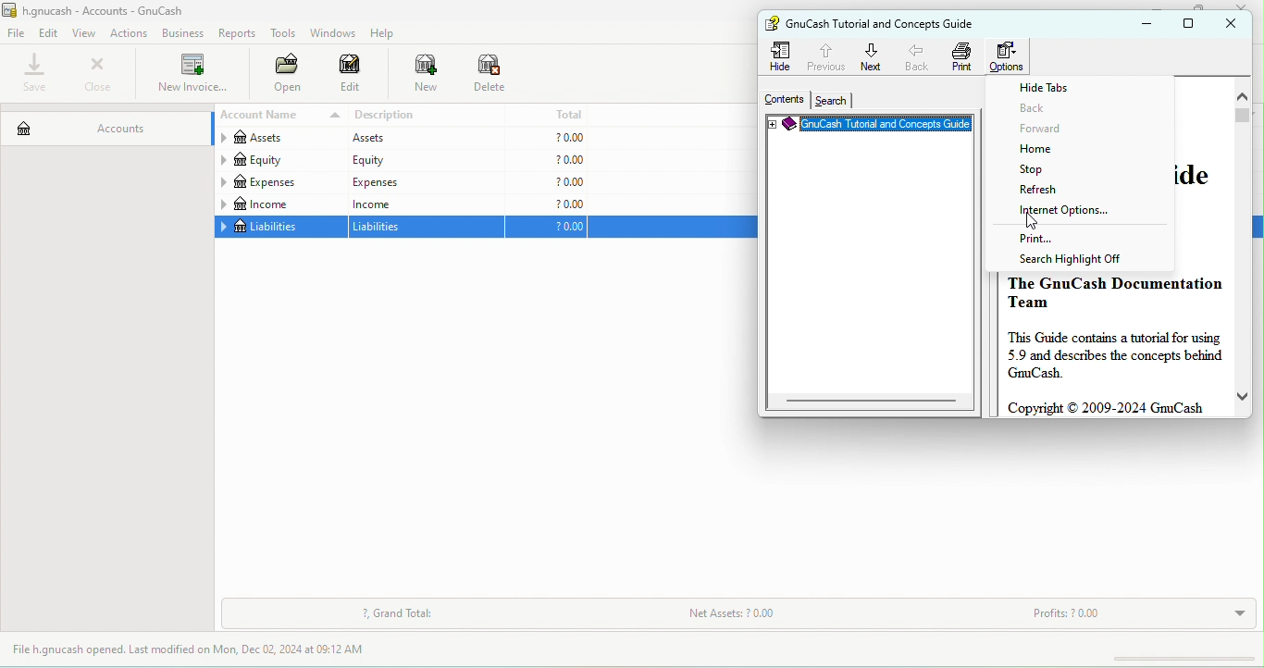  Describe the element at coordinates (1070, 260) in the screenshot. I see `search highlight off` at that location.